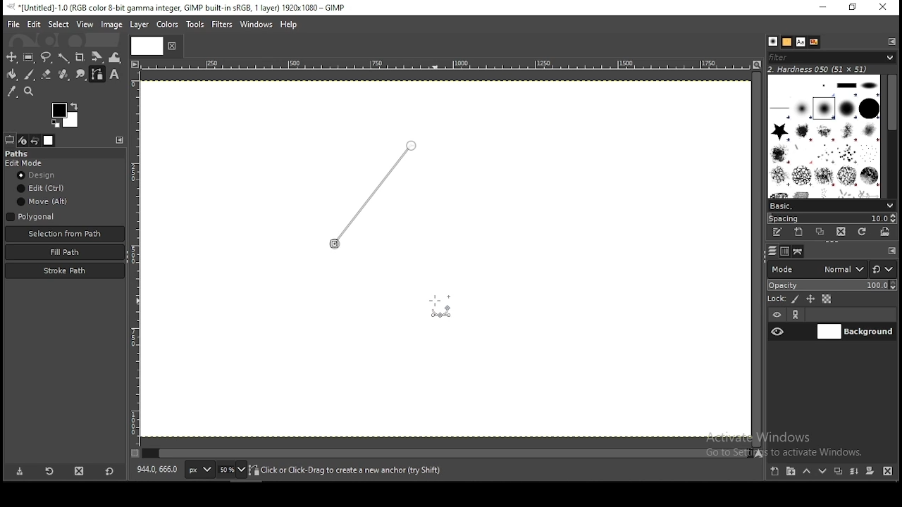  I want to click on layers, so click(773, 251).